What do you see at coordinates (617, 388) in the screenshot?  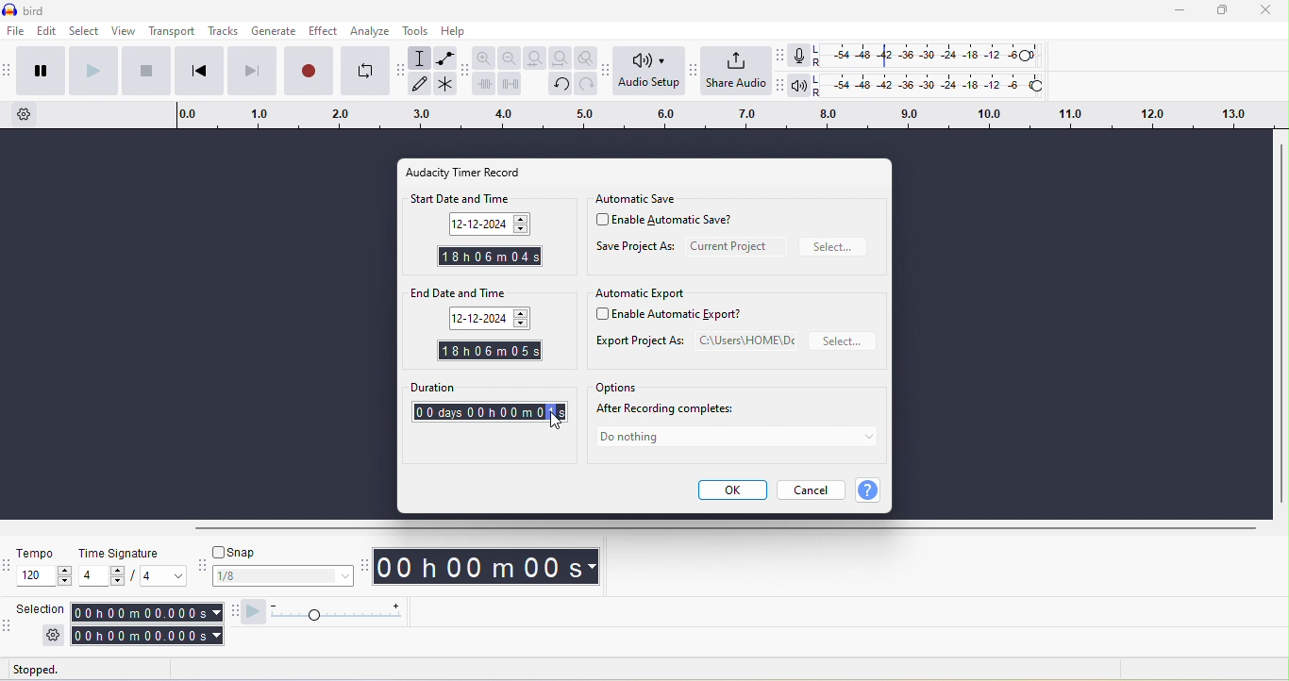 I see `options` at bounding box center [617, 388].